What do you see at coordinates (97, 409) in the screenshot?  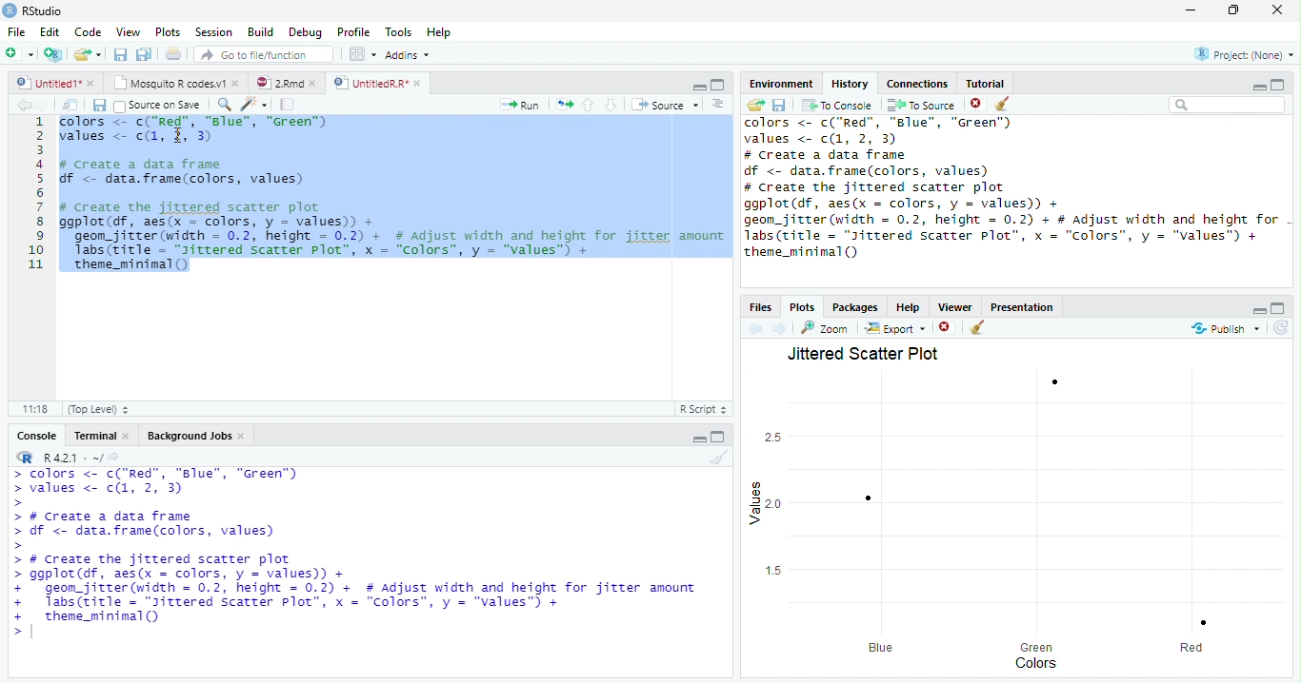 I see `(Top Level)` at bounding box center [97, 409].